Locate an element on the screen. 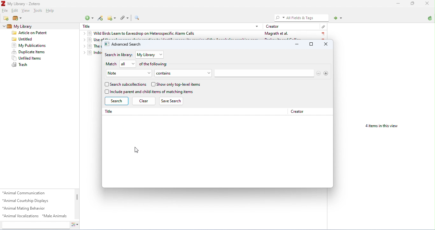 The width and height of the screenshot is (435, 230). add attachment is located at coordinates (125, 18).